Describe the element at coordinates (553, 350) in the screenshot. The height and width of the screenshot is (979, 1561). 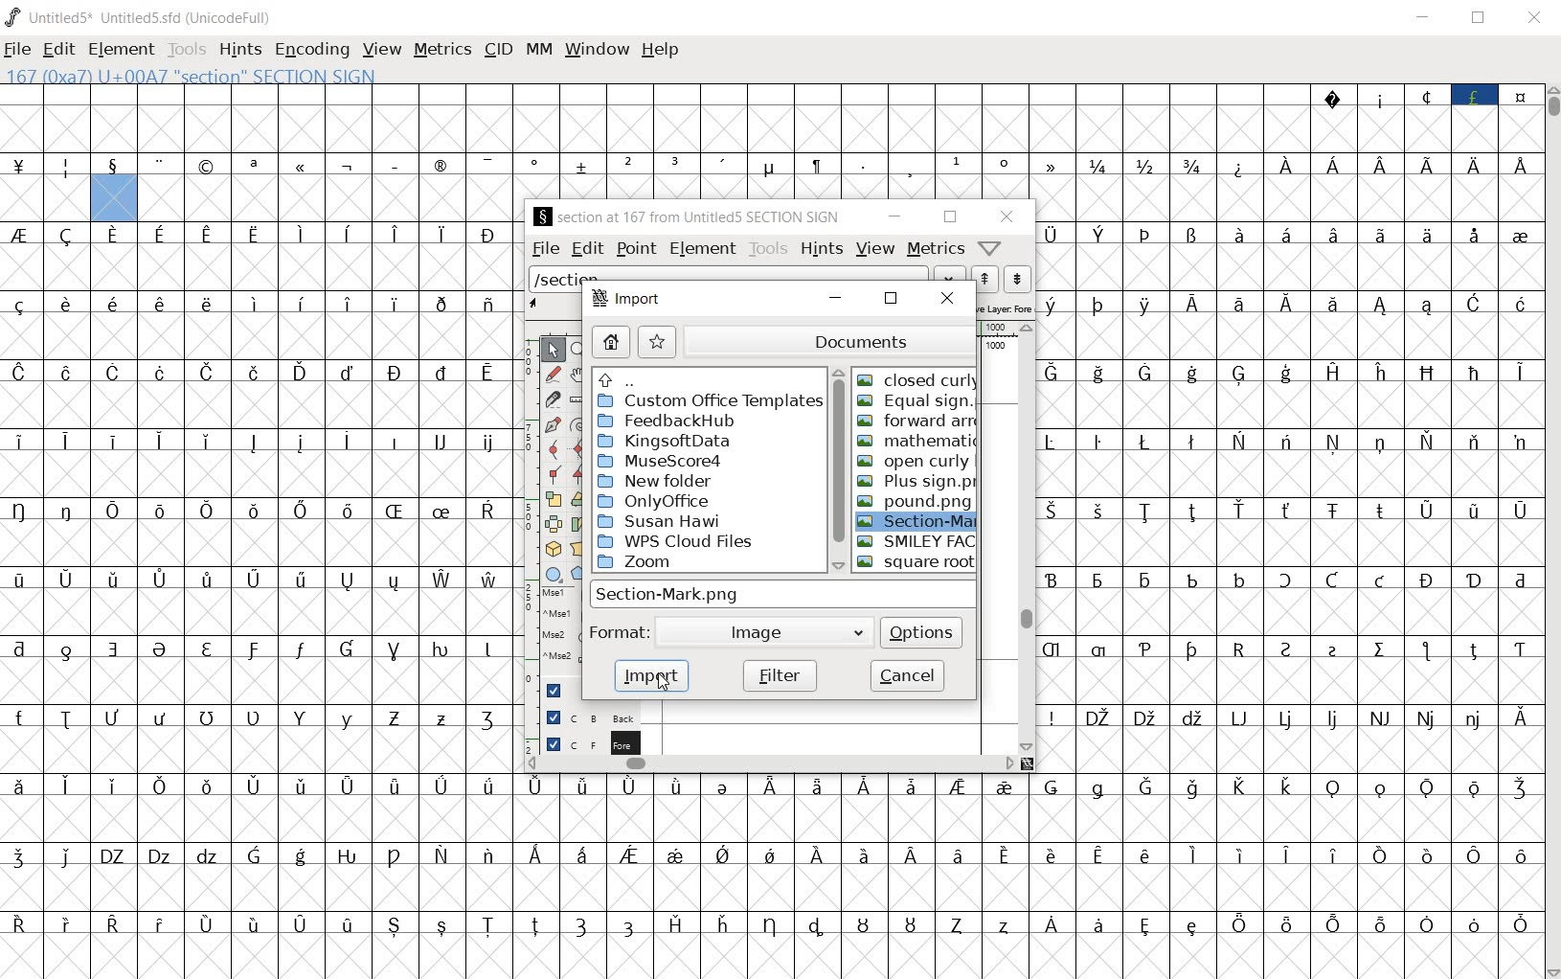
I see `POINTER` at that location.